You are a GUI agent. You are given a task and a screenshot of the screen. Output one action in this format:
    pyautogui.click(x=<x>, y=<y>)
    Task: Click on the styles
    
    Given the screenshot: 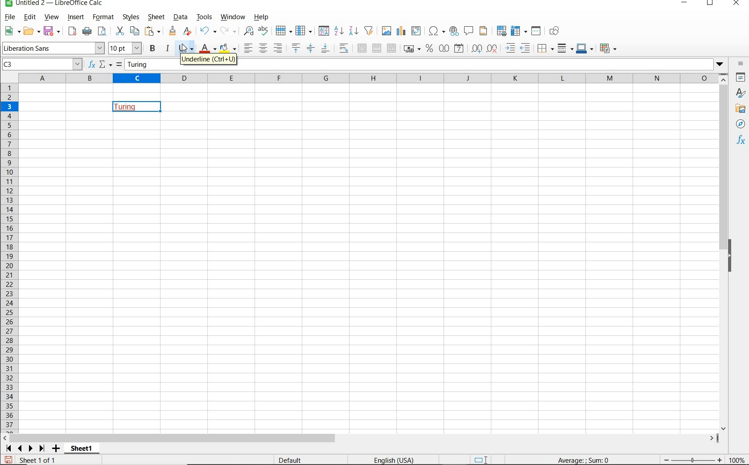 What is the action you would take?
    pyautogui.click(x=741, y=94)
    